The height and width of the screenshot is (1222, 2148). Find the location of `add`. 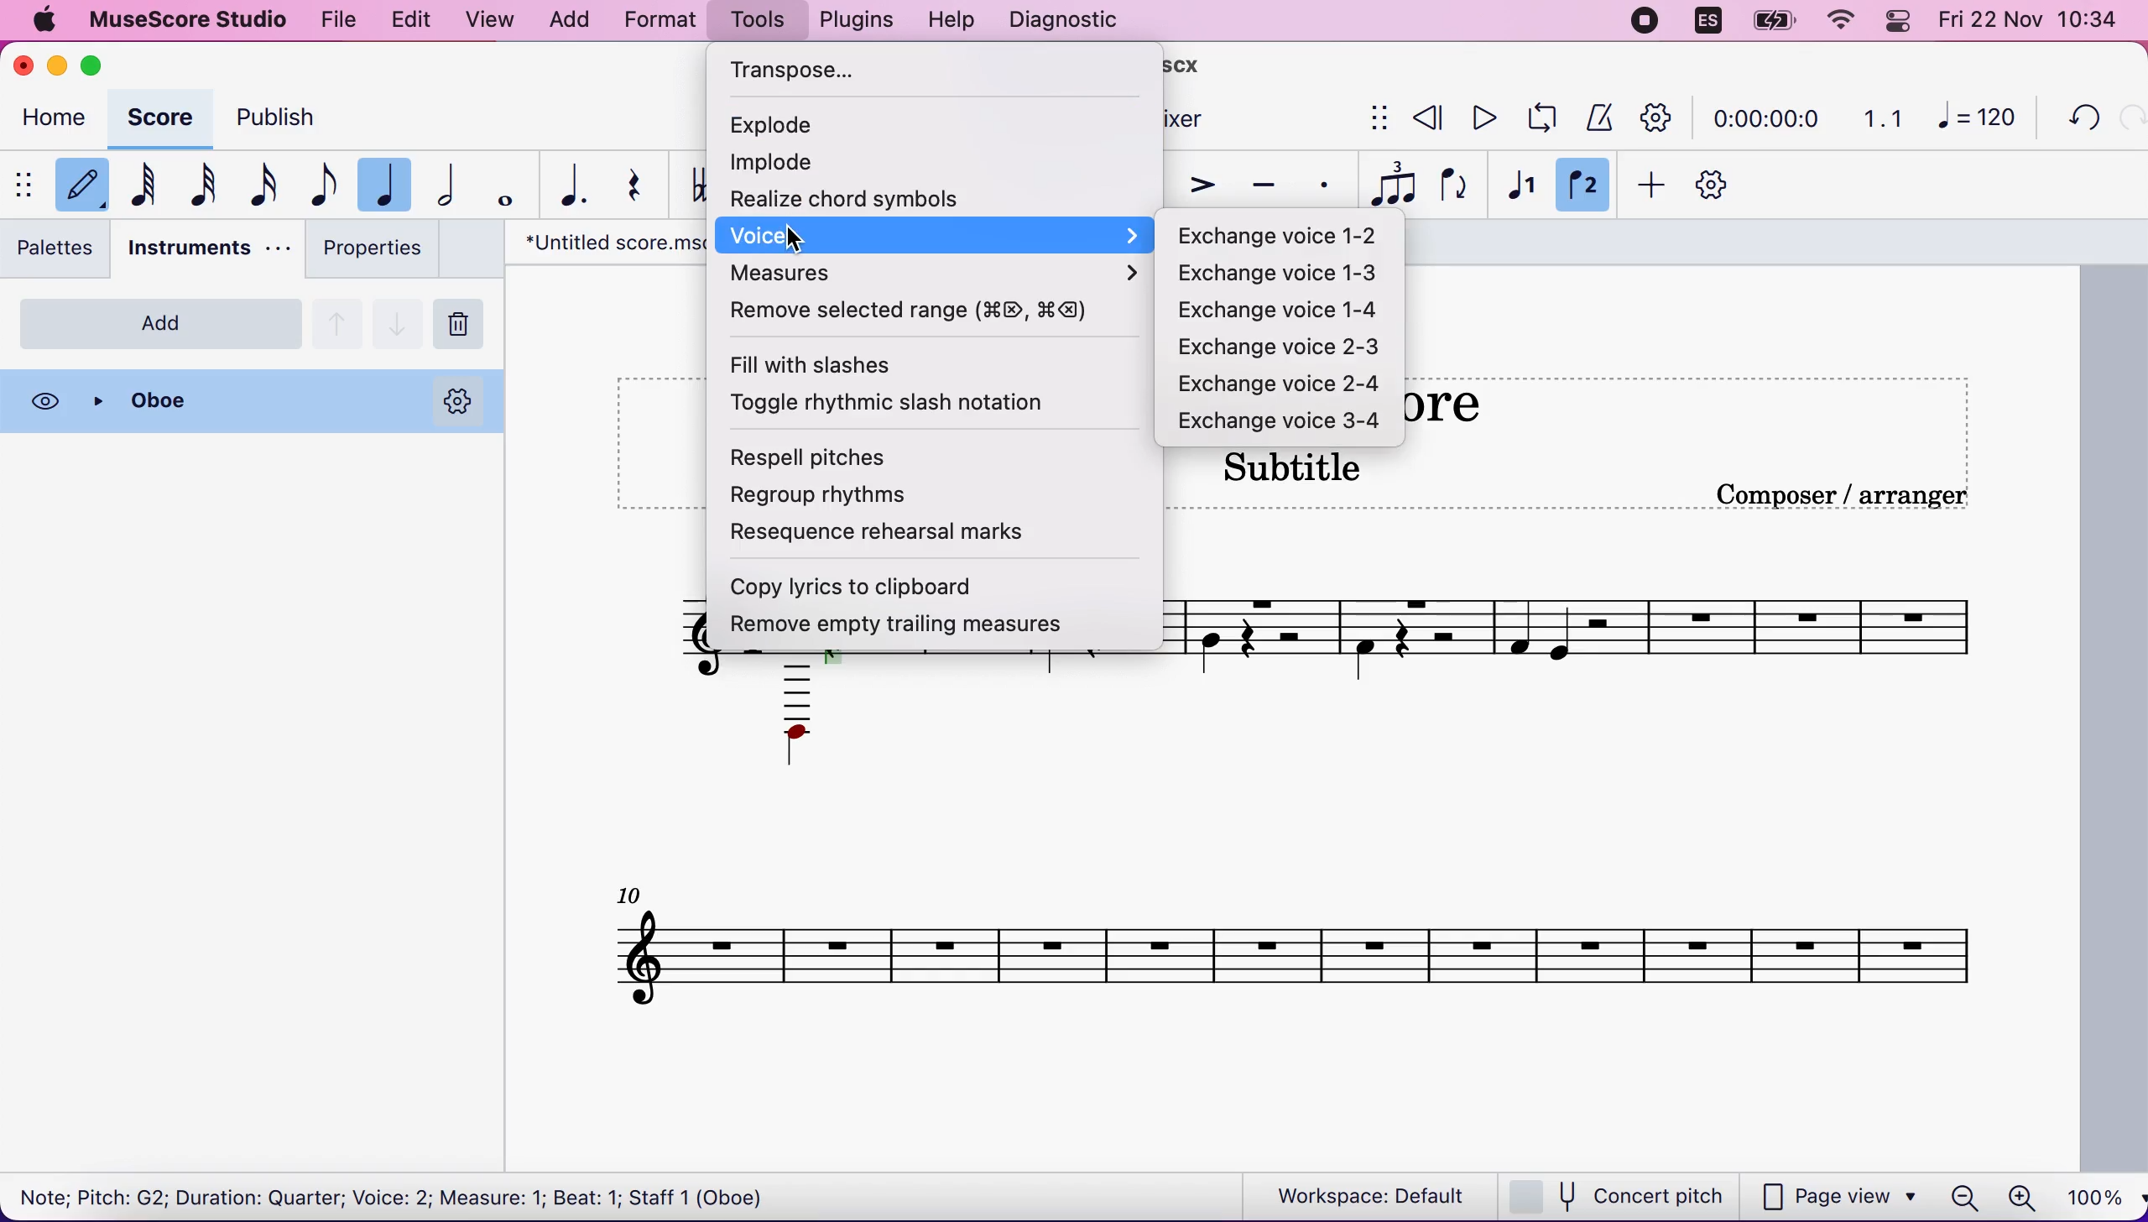

add is located at coordinates (576, 21).